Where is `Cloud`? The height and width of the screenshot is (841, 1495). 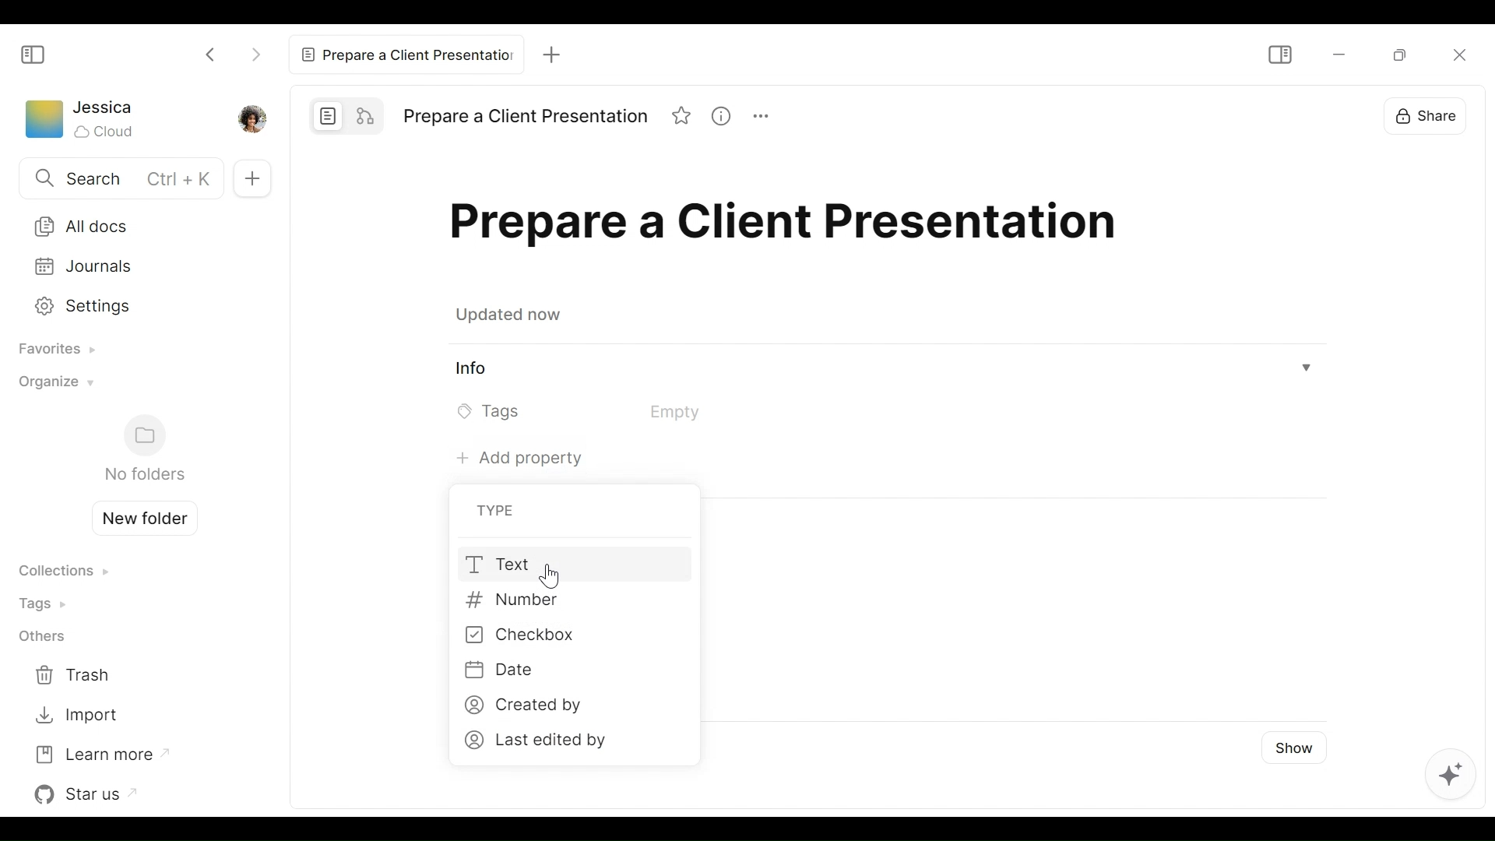
Cloud is located at coordinates (106, 132).